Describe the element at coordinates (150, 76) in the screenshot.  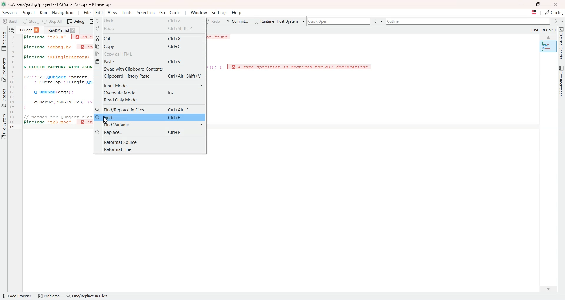
I see `Clipboard History Paste` at that location.